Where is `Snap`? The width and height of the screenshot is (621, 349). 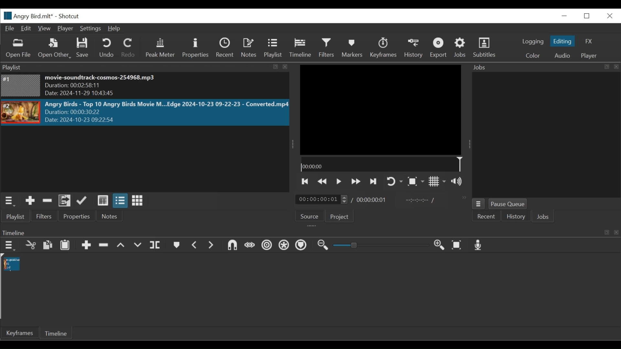
Snap is located at coordinates (231, 246).